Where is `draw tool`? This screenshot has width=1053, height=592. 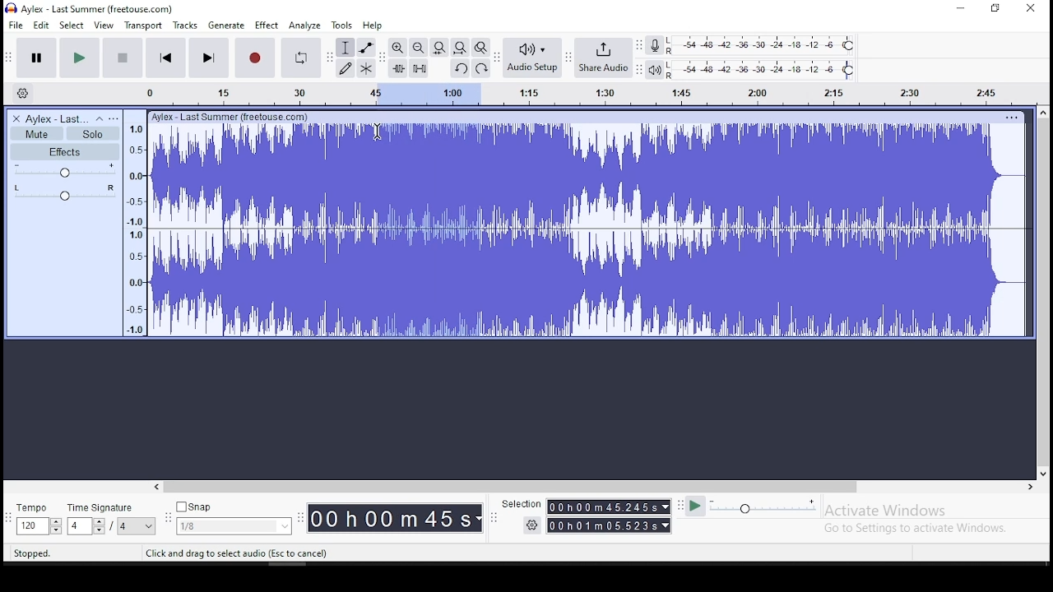
draw tool is located at coordinates (344, 68).